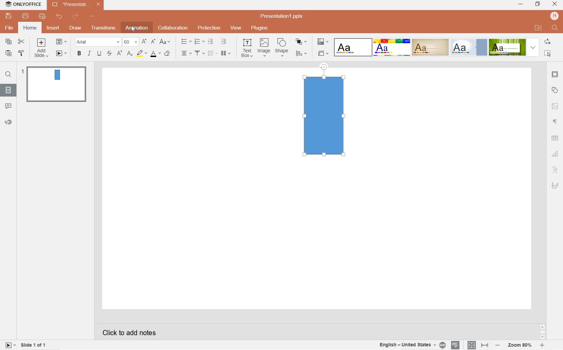  What do you see at coordinates (168, 54) in the screenshot?
I see `clear style` at bounding box center [168, 54].